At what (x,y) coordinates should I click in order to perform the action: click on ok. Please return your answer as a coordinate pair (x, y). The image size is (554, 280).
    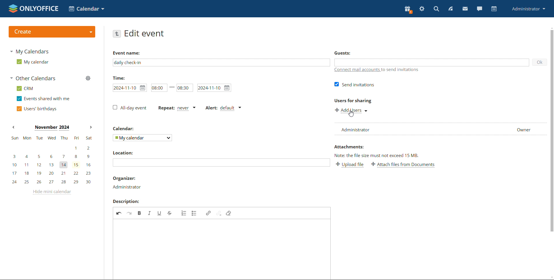
    Looking at the image, I should click on (540, 62).